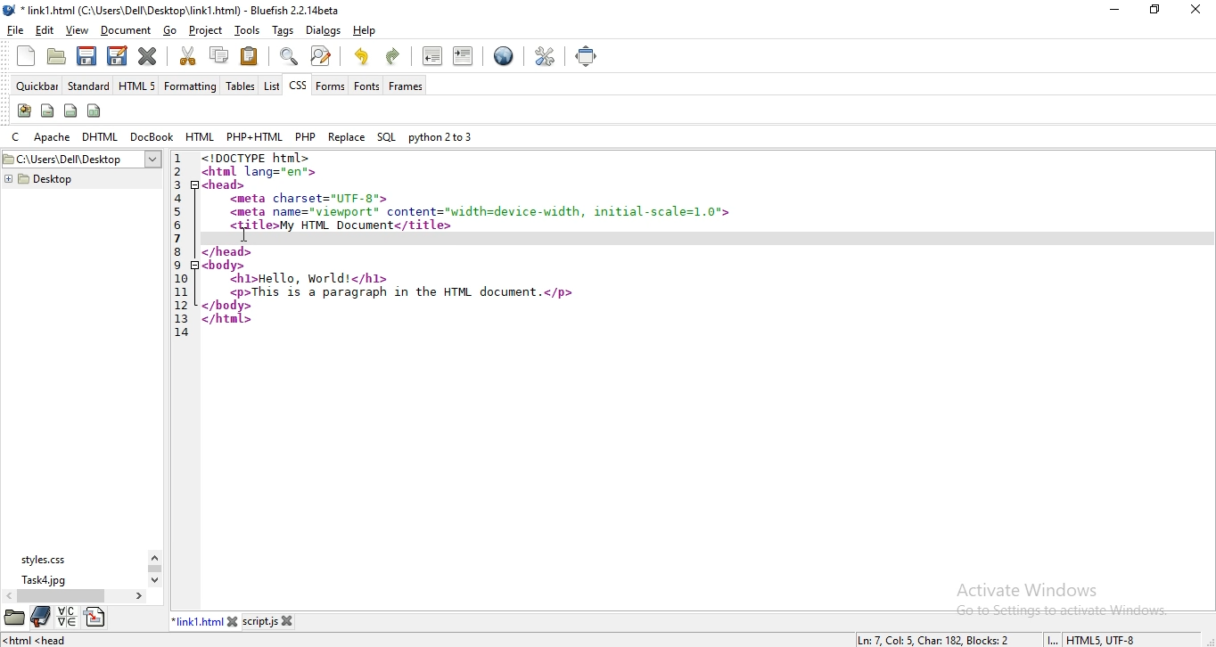  I want to click on styles, so click(48, 558).